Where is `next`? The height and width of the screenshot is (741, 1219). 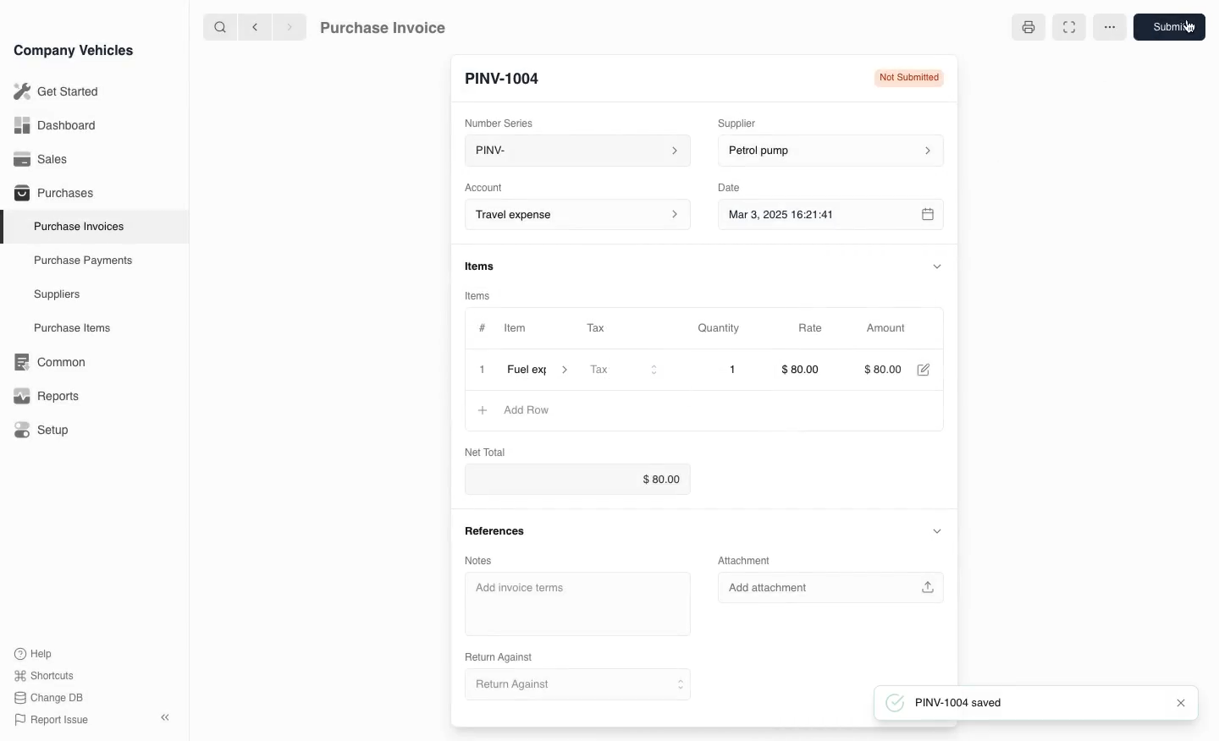
next is located at coordinates (290, 26).